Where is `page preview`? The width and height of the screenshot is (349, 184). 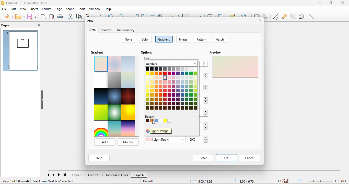 page preview is located at coordinates (20, 51).